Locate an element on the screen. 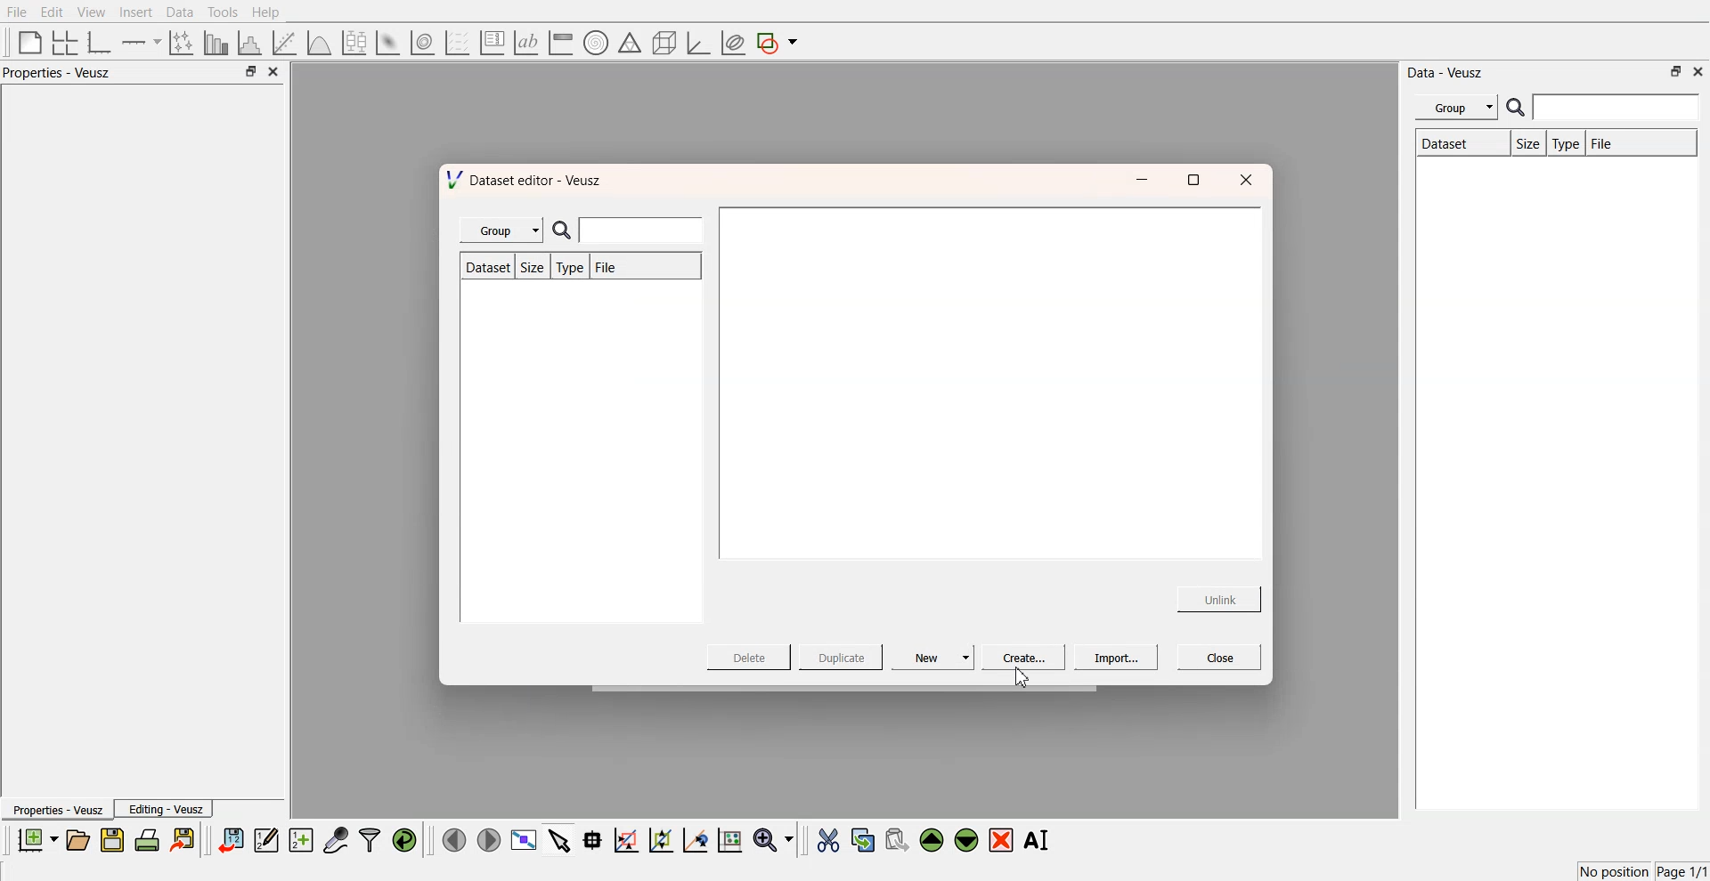 Image resolution: width=1710 pixels, height=881 pixels. move the selected widgets up is located at coordinates (933, 841).